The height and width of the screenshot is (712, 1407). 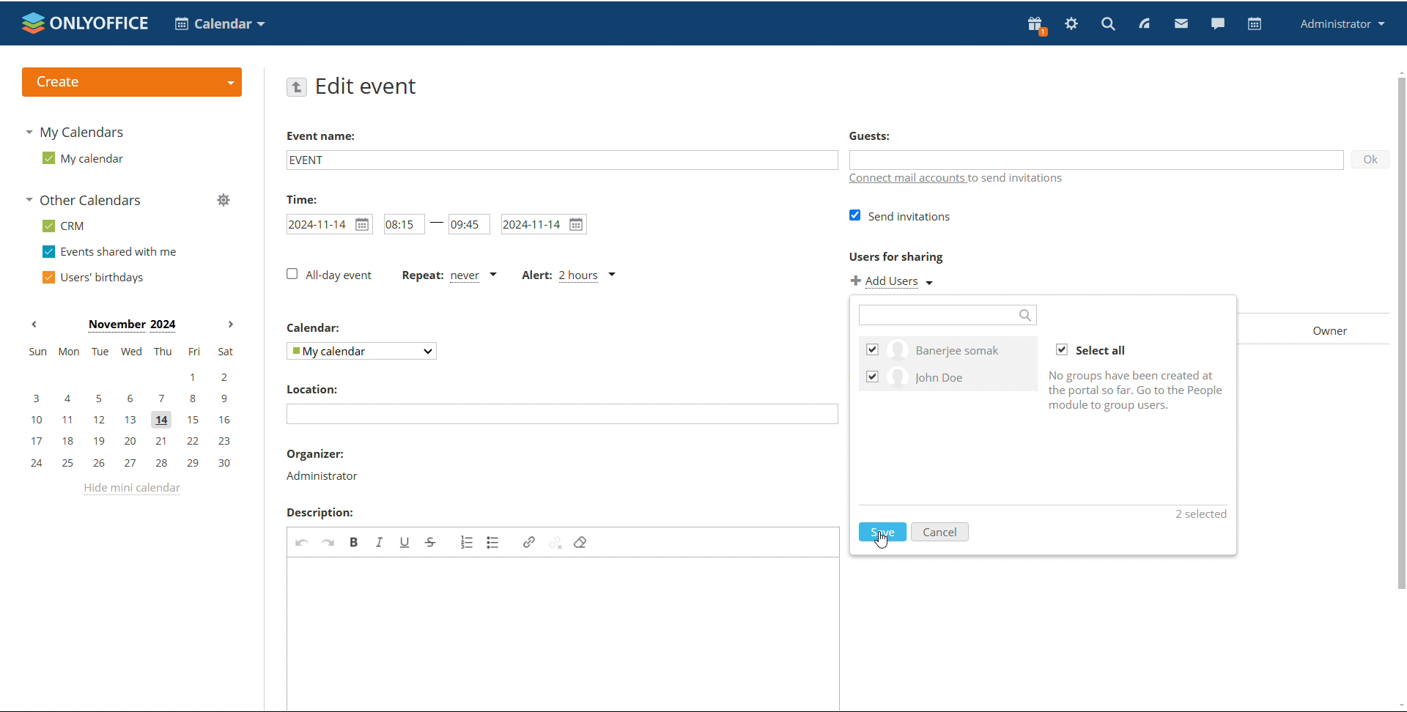 I want to click on scroll down, so click(x=1398, y=704).